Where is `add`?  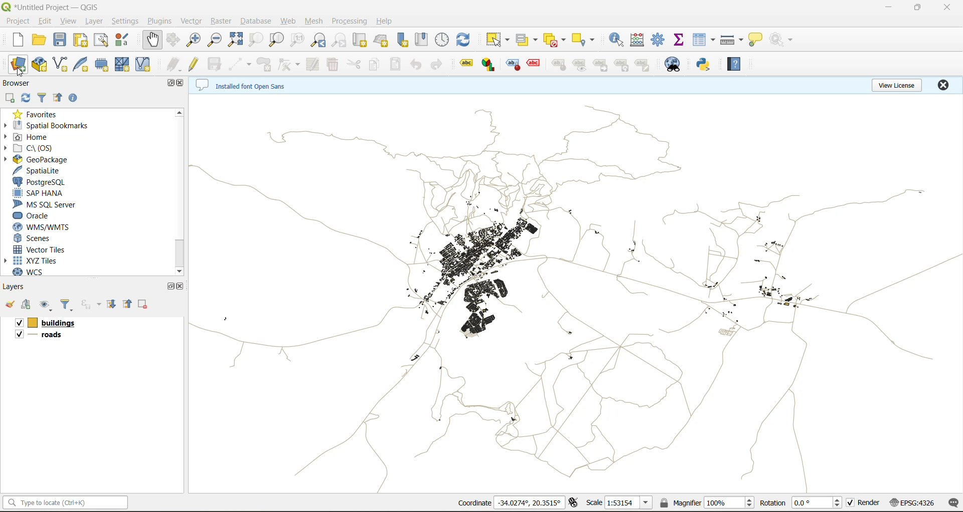
add is located at coordinates (28, 305).